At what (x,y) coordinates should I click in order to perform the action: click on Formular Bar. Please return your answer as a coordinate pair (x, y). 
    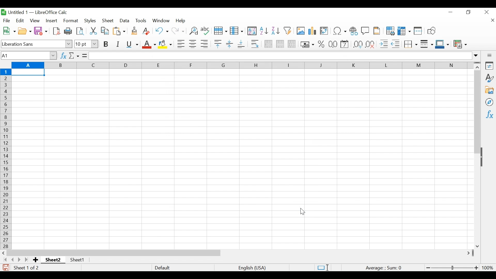
    Looking at the image, I should click on (284, 56).